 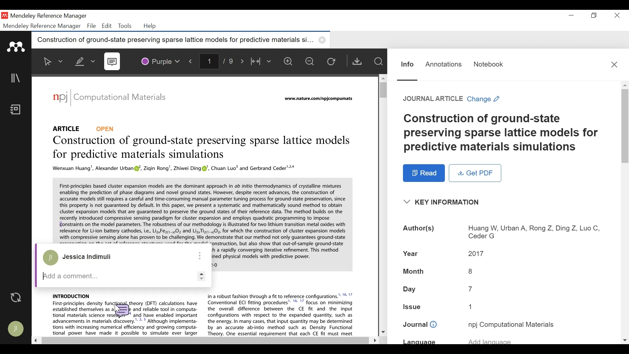 What do you see at coordinates (593, 16) in the screenshot?
I see `Restore` at bounding box center [593, 16].